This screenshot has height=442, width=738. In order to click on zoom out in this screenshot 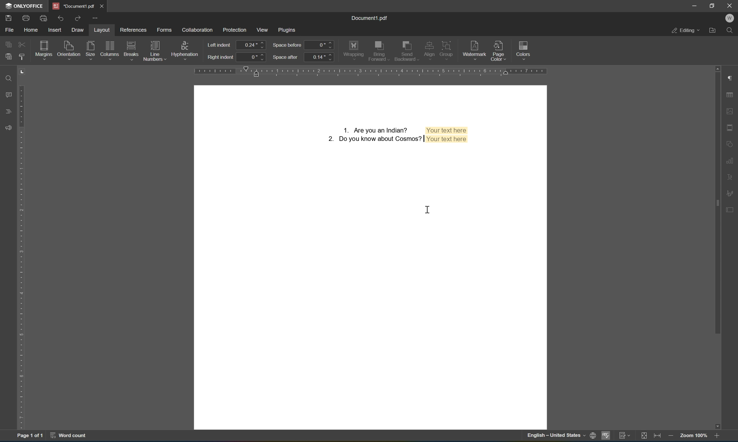, I will do `click(669, 437)`.